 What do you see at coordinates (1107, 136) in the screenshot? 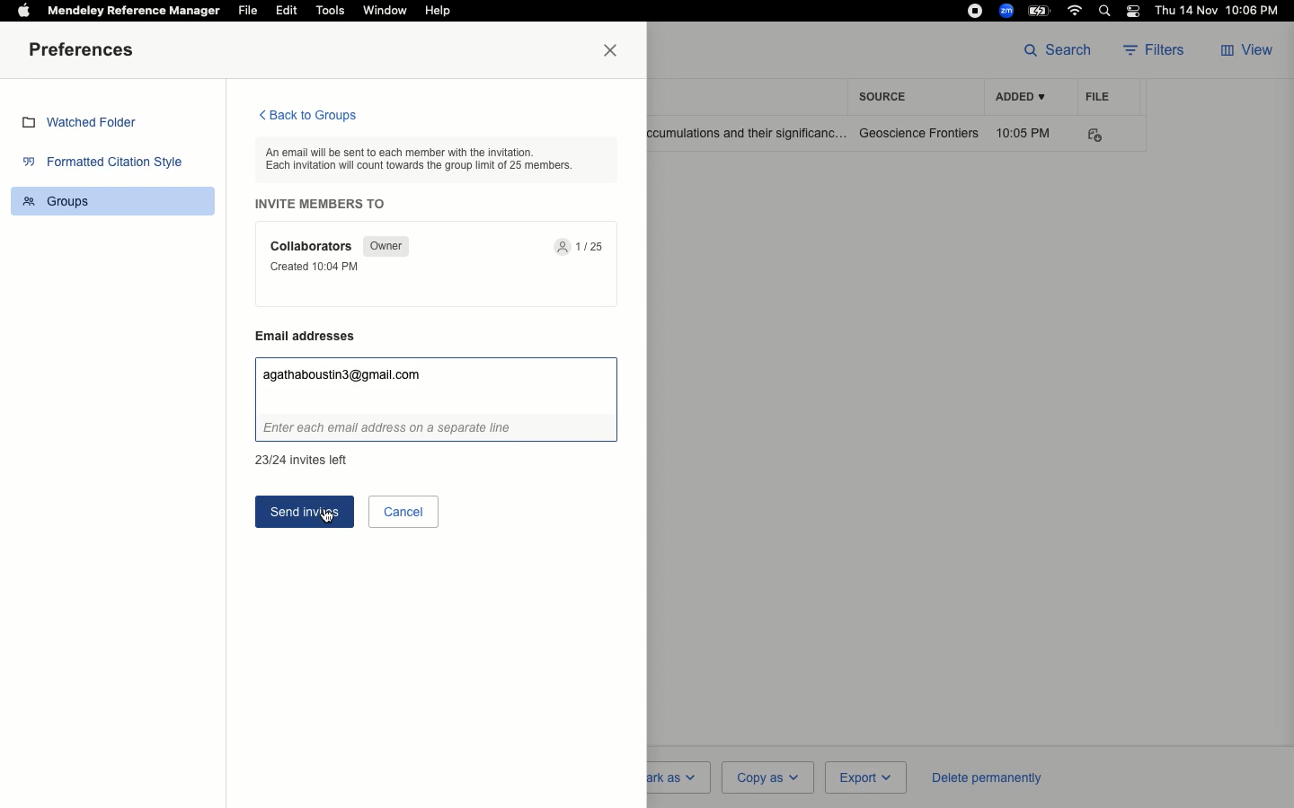
I see `PDF` at bounding box center [1107, 136].